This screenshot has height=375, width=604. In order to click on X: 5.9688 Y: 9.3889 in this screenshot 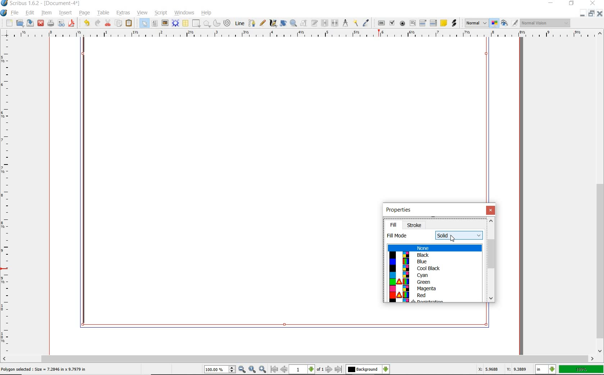, I will do `click(501, 369)`.